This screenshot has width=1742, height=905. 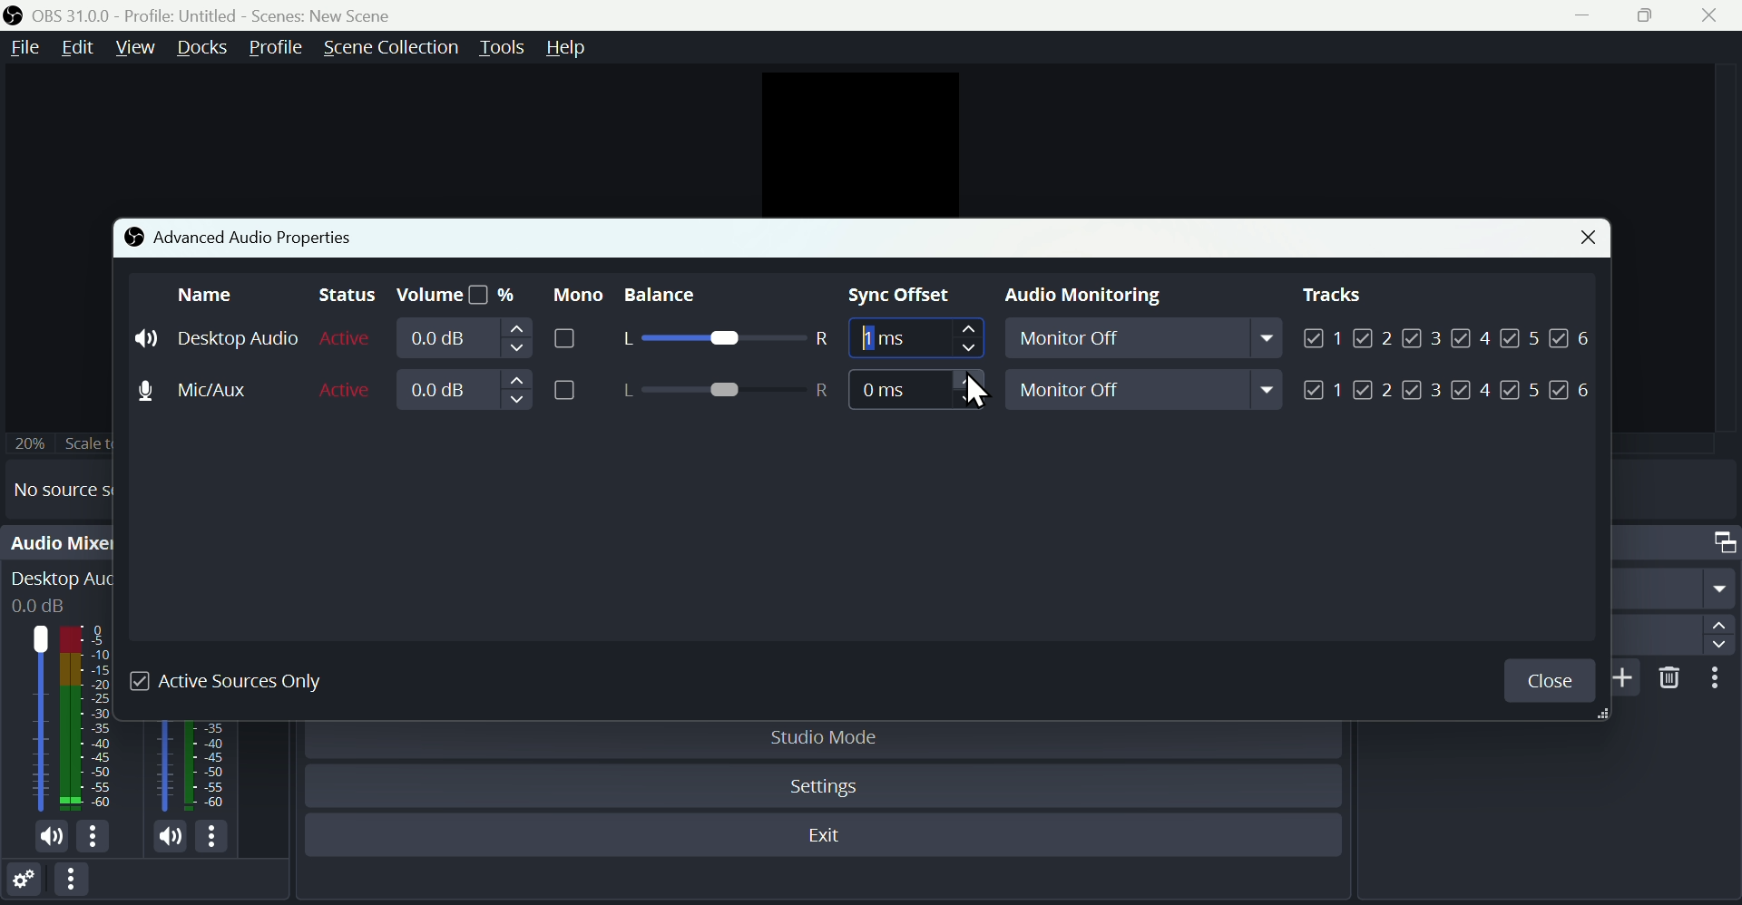 I want to click on More options, so click(x=94, y=837).